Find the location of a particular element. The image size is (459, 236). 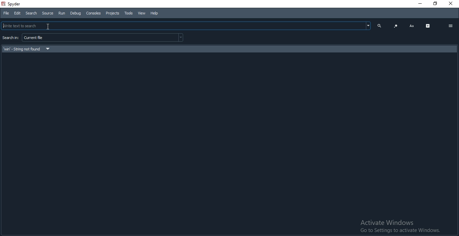

Consoles is located at coordinates (93, 13).